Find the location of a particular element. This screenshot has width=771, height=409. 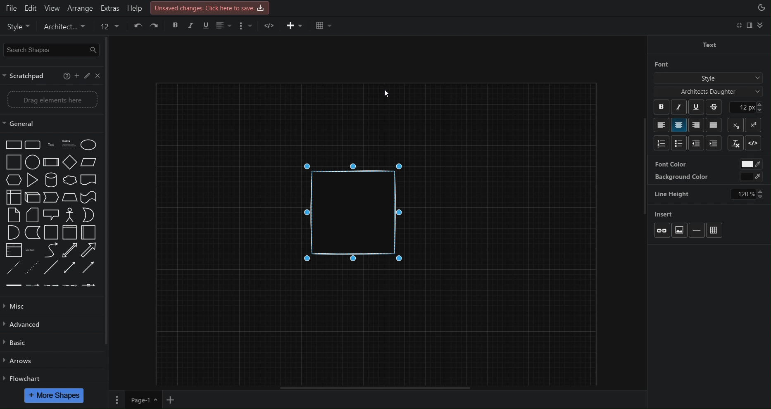

Fullscreen is located at coordinates (738, 26).